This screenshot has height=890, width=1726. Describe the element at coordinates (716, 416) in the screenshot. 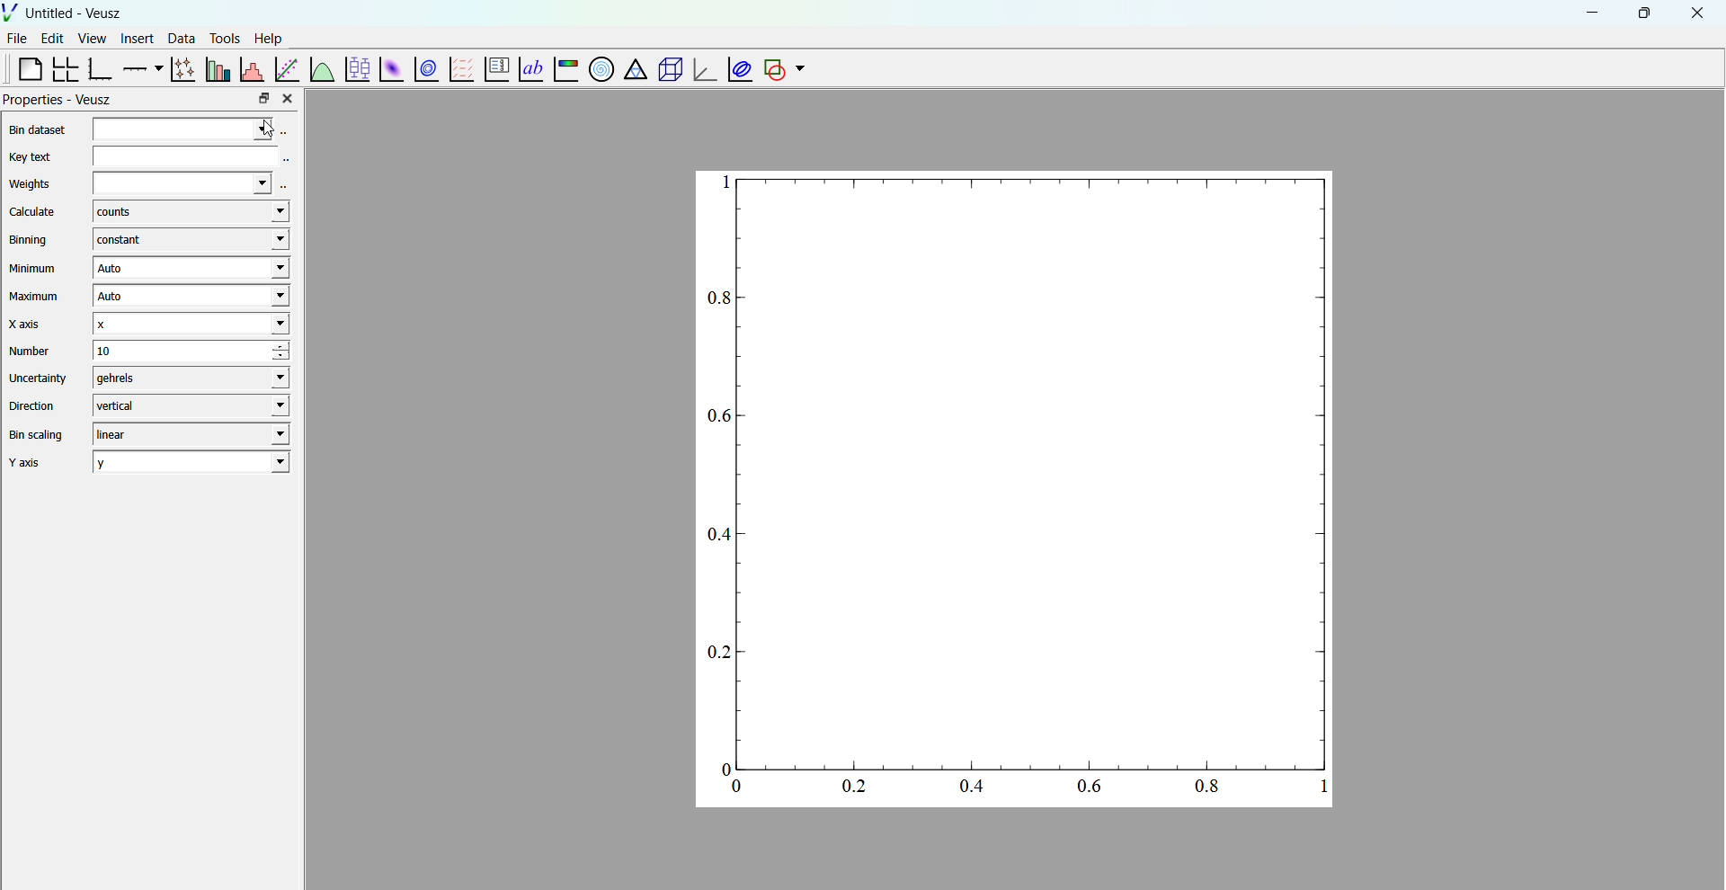

I see `0.6` at that location.